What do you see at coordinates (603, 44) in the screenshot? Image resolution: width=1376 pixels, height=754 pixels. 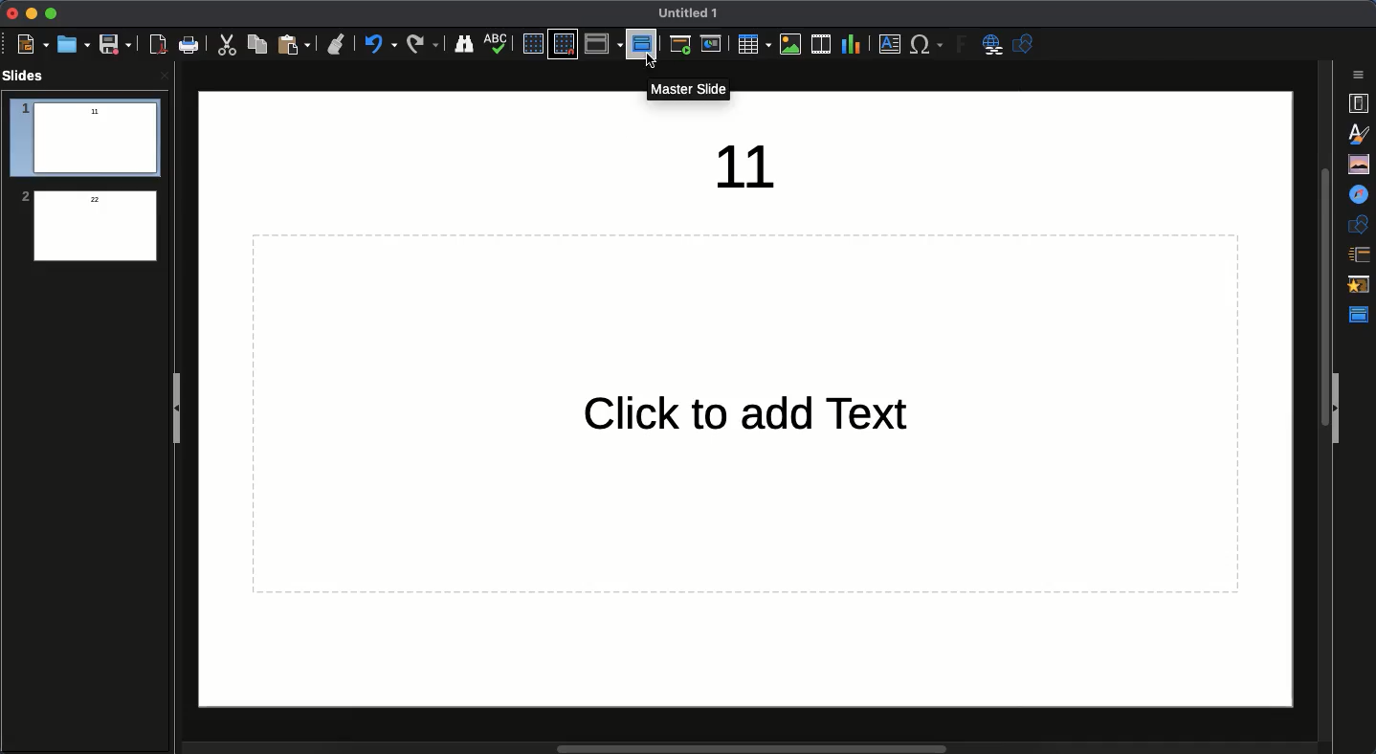 I see `Display view` at bounding box center [603, 44].